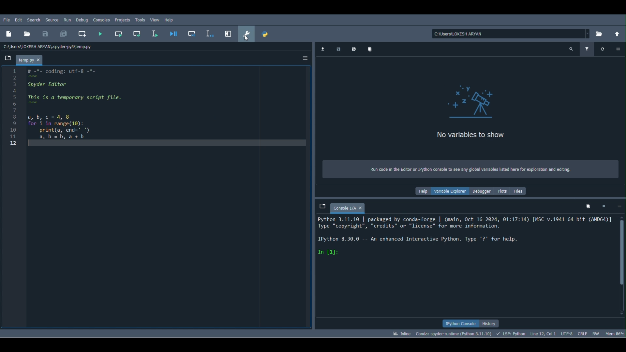 Image resolution: width=626 pixels, height=352 pixels. What do you see at coordinates (521, 191) in the screenshot?
I see `Files` at bounding box center [521, 191].